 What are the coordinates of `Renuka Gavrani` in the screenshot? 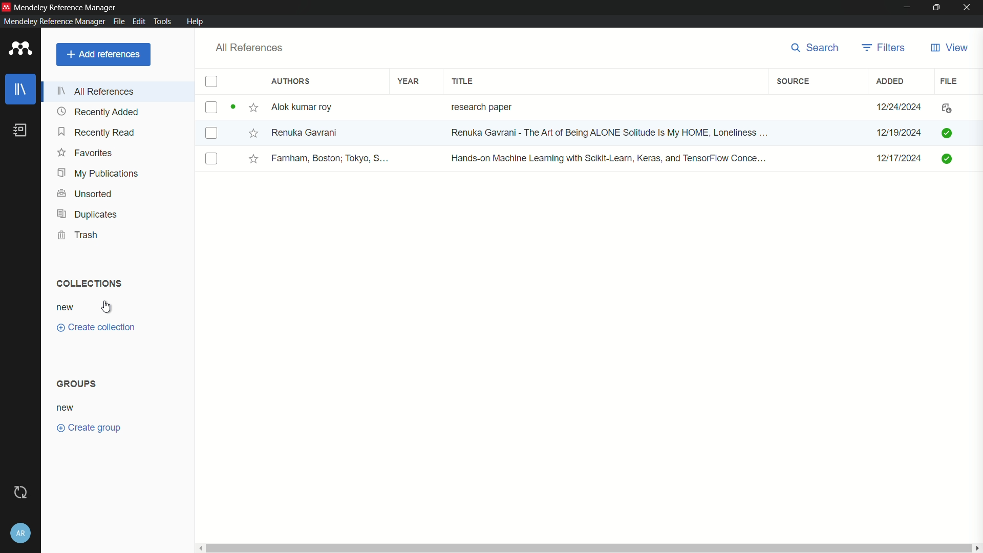 It's located at (308, 132).